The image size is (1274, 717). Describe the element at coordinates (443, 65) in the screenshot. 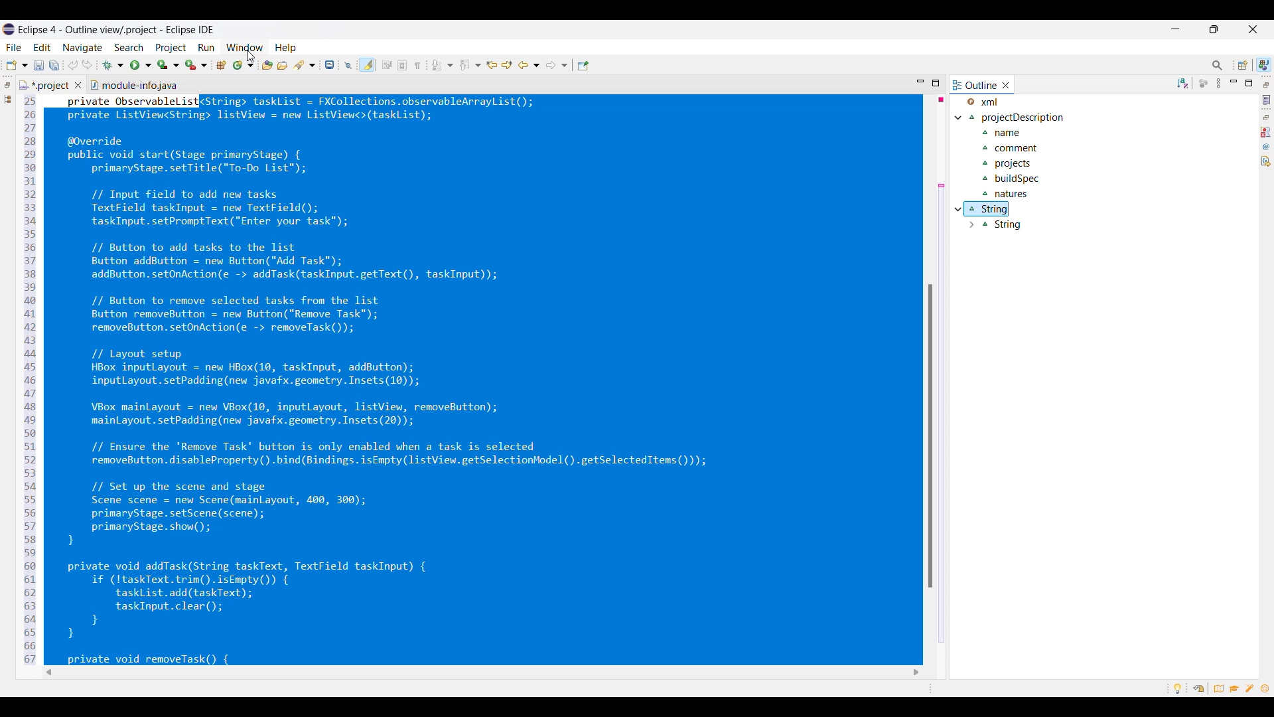

I see `Next annotations` at that location.